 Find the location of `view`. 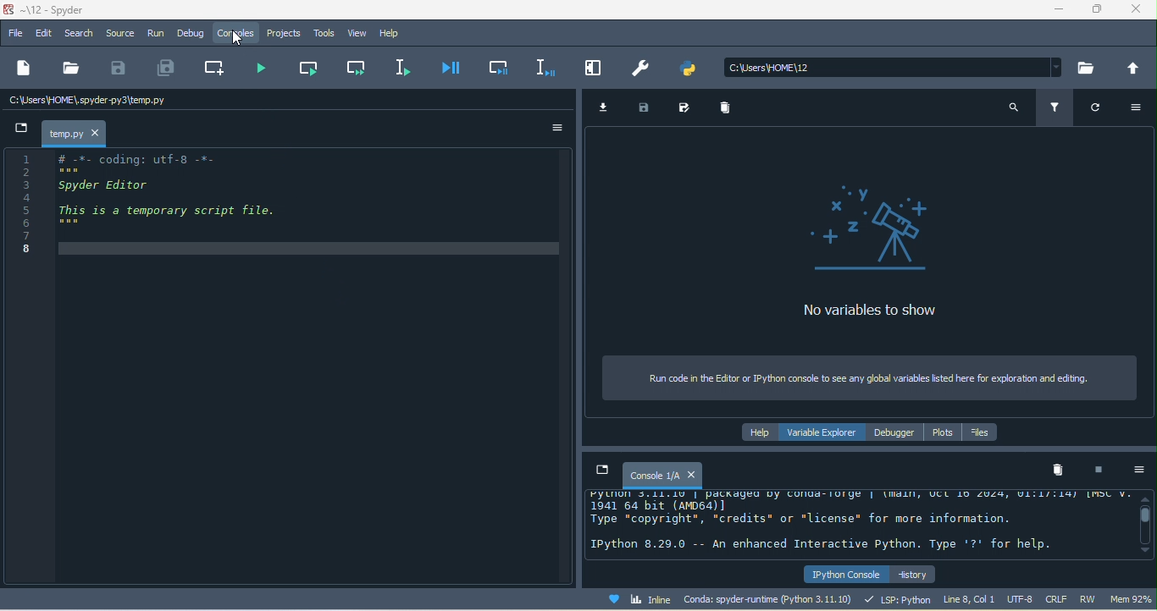

view is located at coordinates (358, 34).